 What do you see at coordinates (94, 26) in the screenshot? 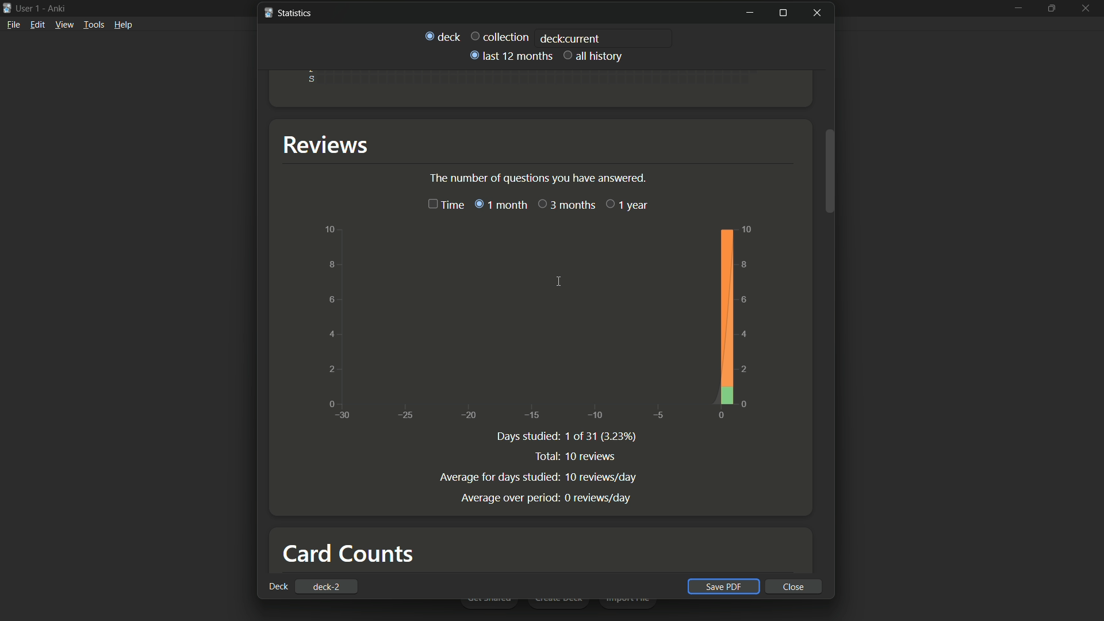
I see `Tools` at bounding box center [94, 26].